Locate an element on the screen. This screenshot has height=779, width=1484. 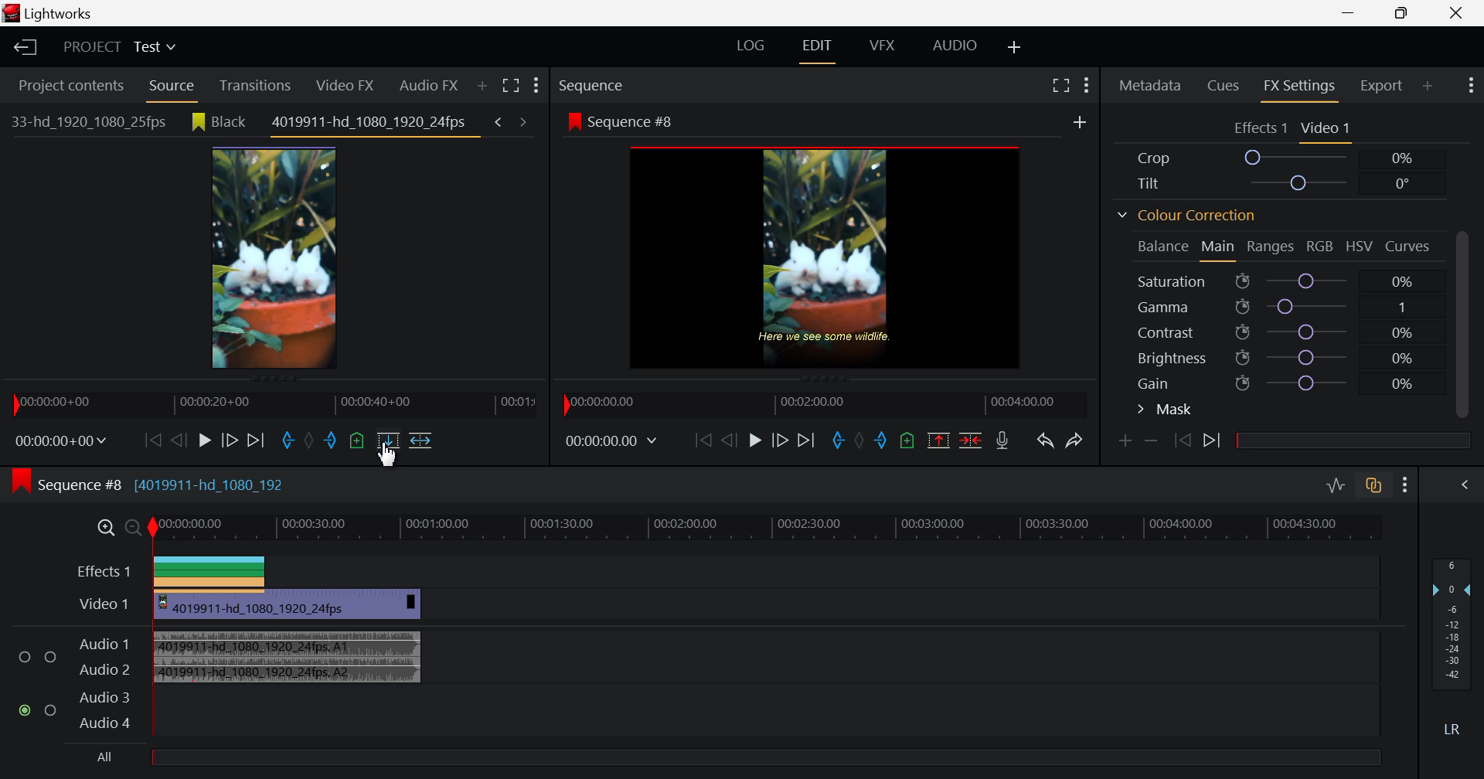
Search is located at coordinates (484, 84).